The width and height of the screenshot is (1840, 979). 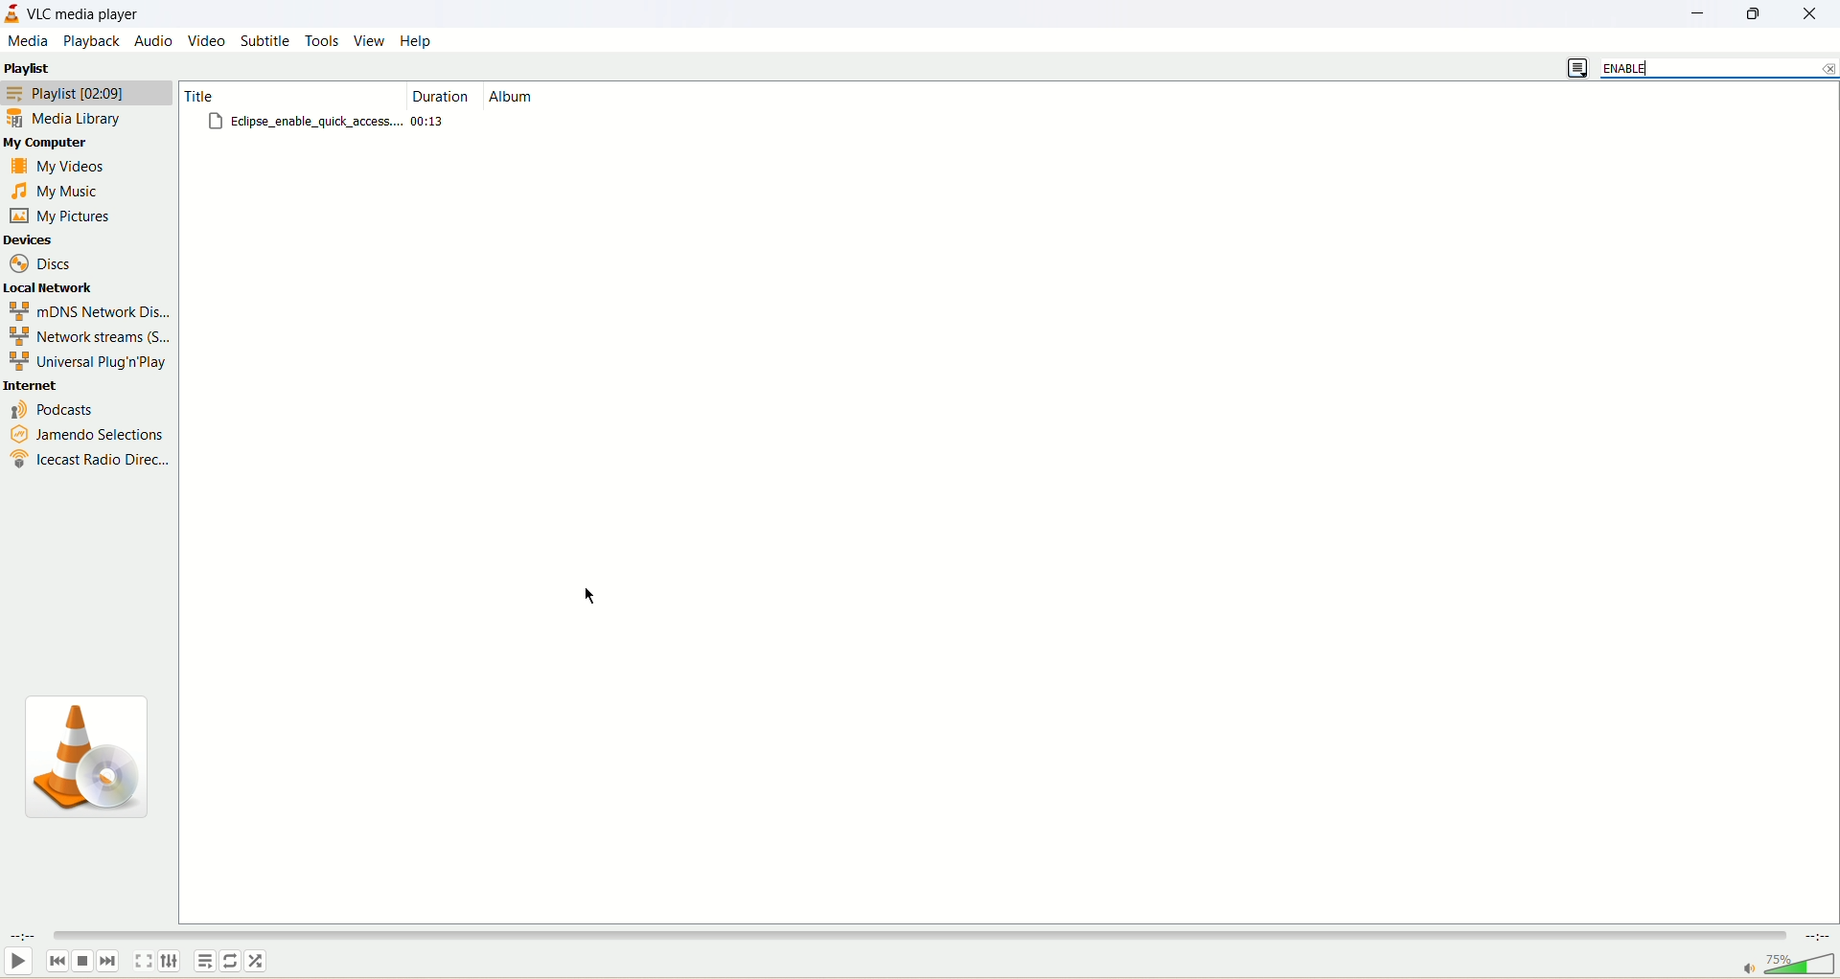 I want to click on close, so click(x=1813, y=13).